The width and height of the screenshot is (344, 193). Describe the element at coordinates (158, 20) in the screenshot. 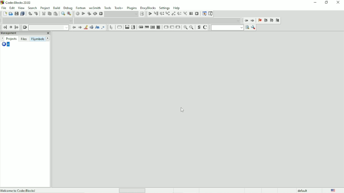

I see `Drop down` at that location.